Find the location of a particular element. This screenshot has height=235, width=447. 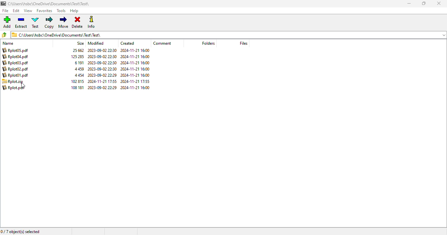

created is located at coordinates (127, 43).